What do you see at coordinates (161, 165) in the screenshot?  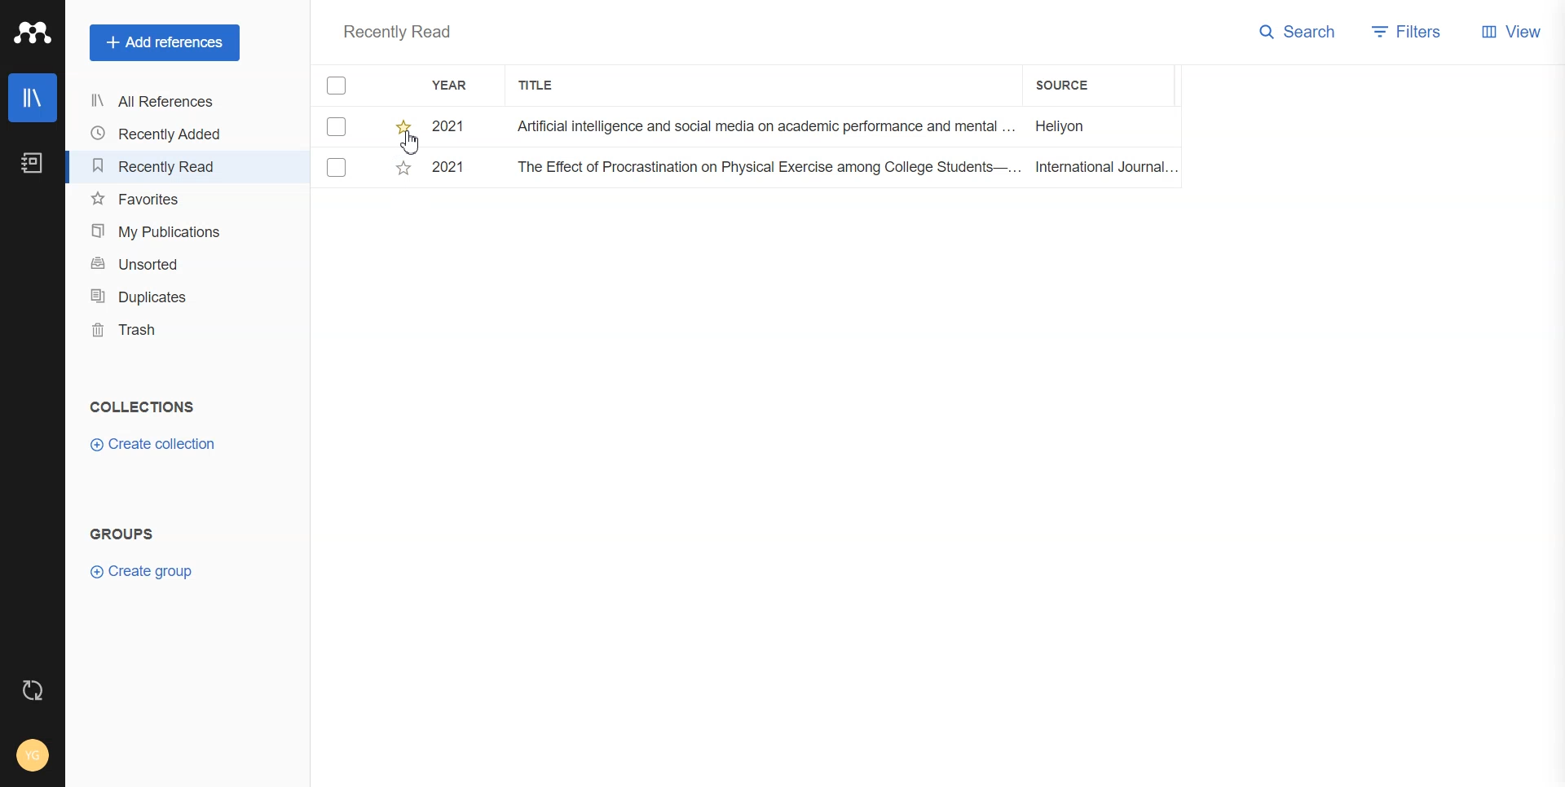 I see `Recently Read` at bounding box center [161, 165].